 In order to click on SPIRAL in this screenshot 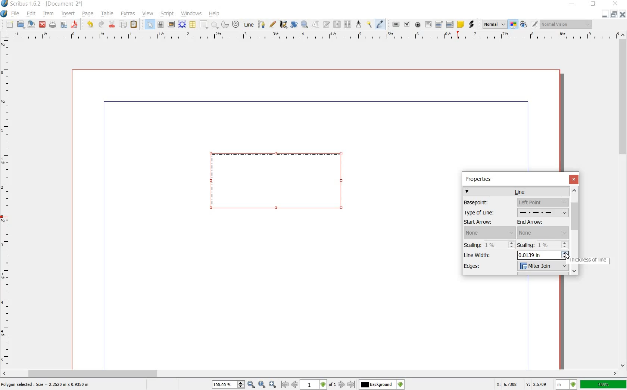, I will do `click(235, 25)`.